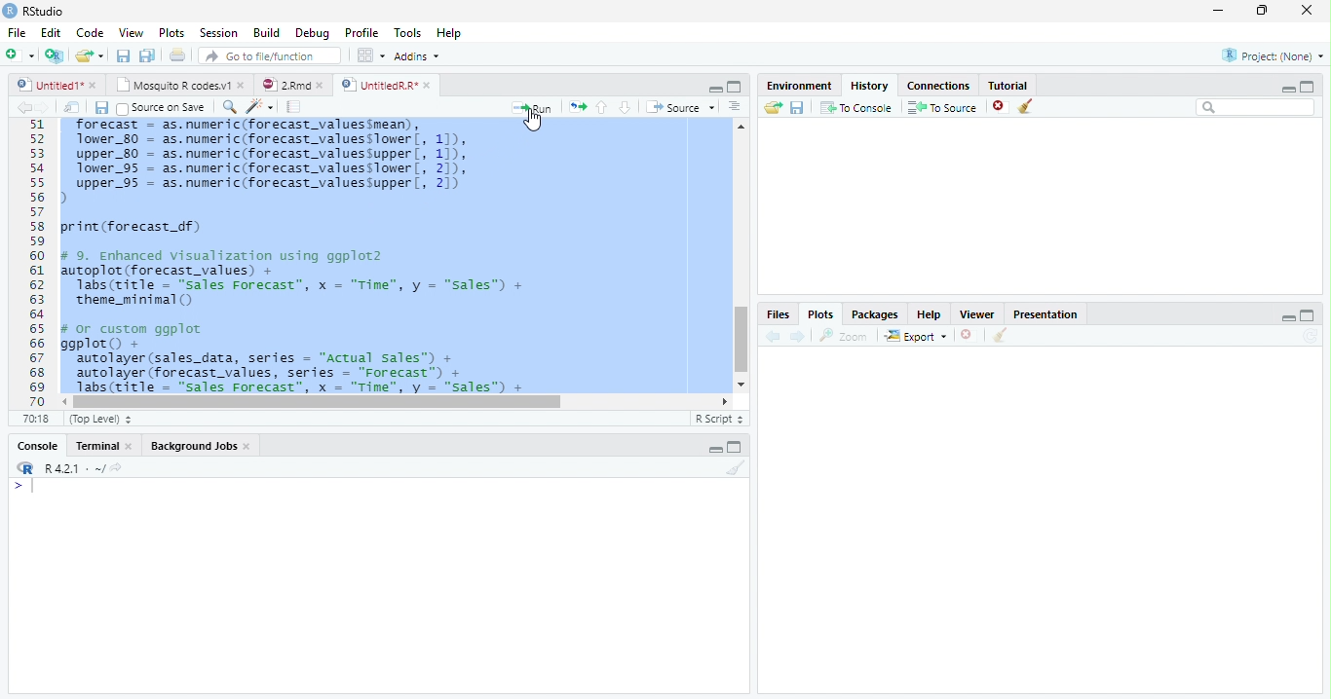 The width and height of the screenshot is (1331, 699). What do you see at coordinates (938, 86) in the screenshot?
I see `Connections` at bounding box center [938, 86].